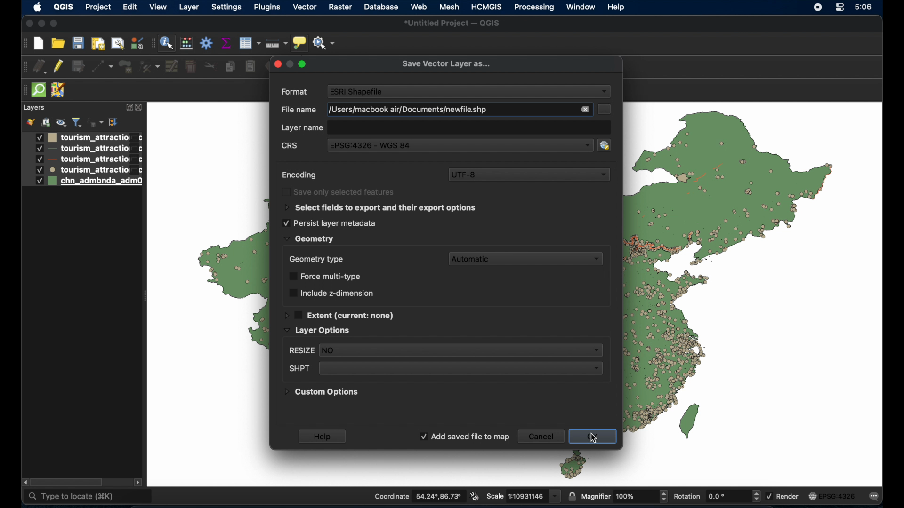 The image size is (904, 508). Describe the element at coordinates (444, 369) in the screenshot. I see `shot dropdown ` at that location.